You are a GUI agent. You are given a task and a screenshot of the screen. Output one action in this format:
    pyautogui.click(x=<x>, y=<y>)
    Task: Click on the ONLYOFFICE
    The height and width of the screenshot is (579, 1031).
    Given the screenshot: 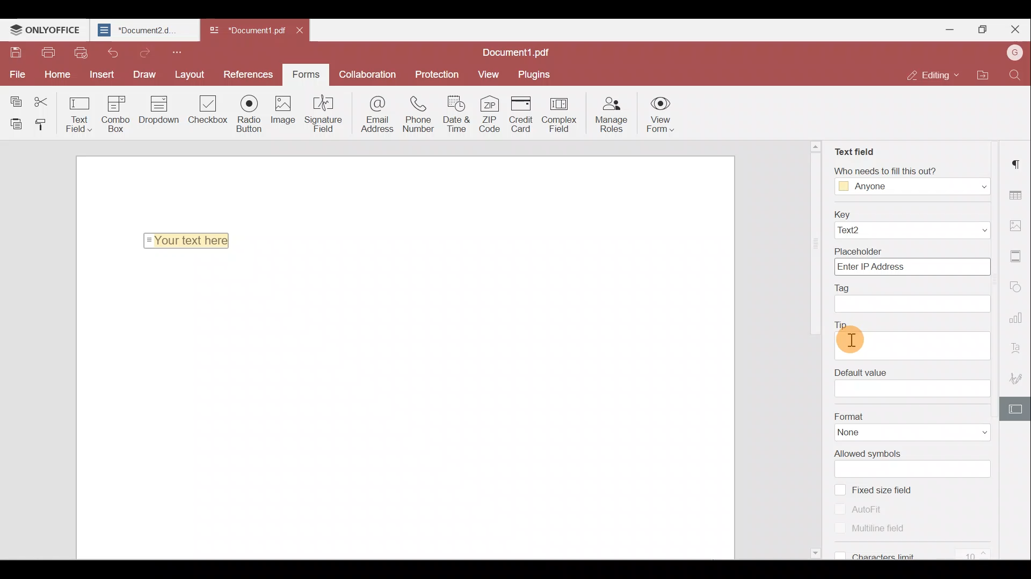 What is the action you would take?
    pyautogui.click(x=45, y=29)
    